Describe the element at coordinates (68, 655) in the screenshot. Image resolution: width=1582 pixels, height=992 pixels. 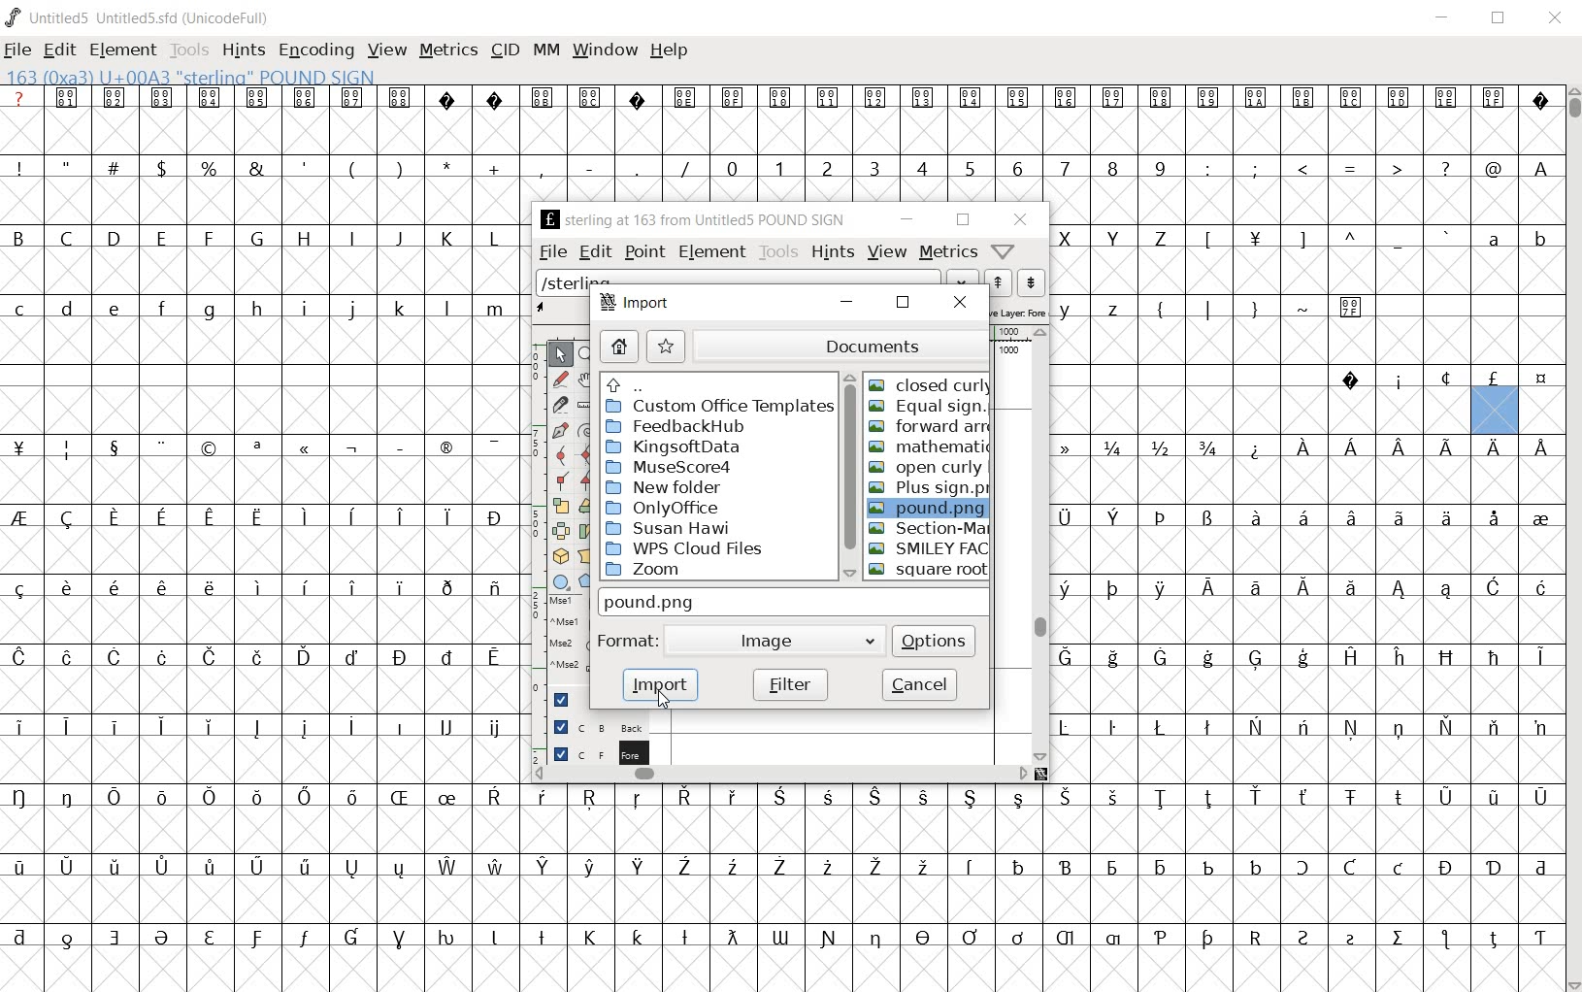
I see `Symbol` at that location.